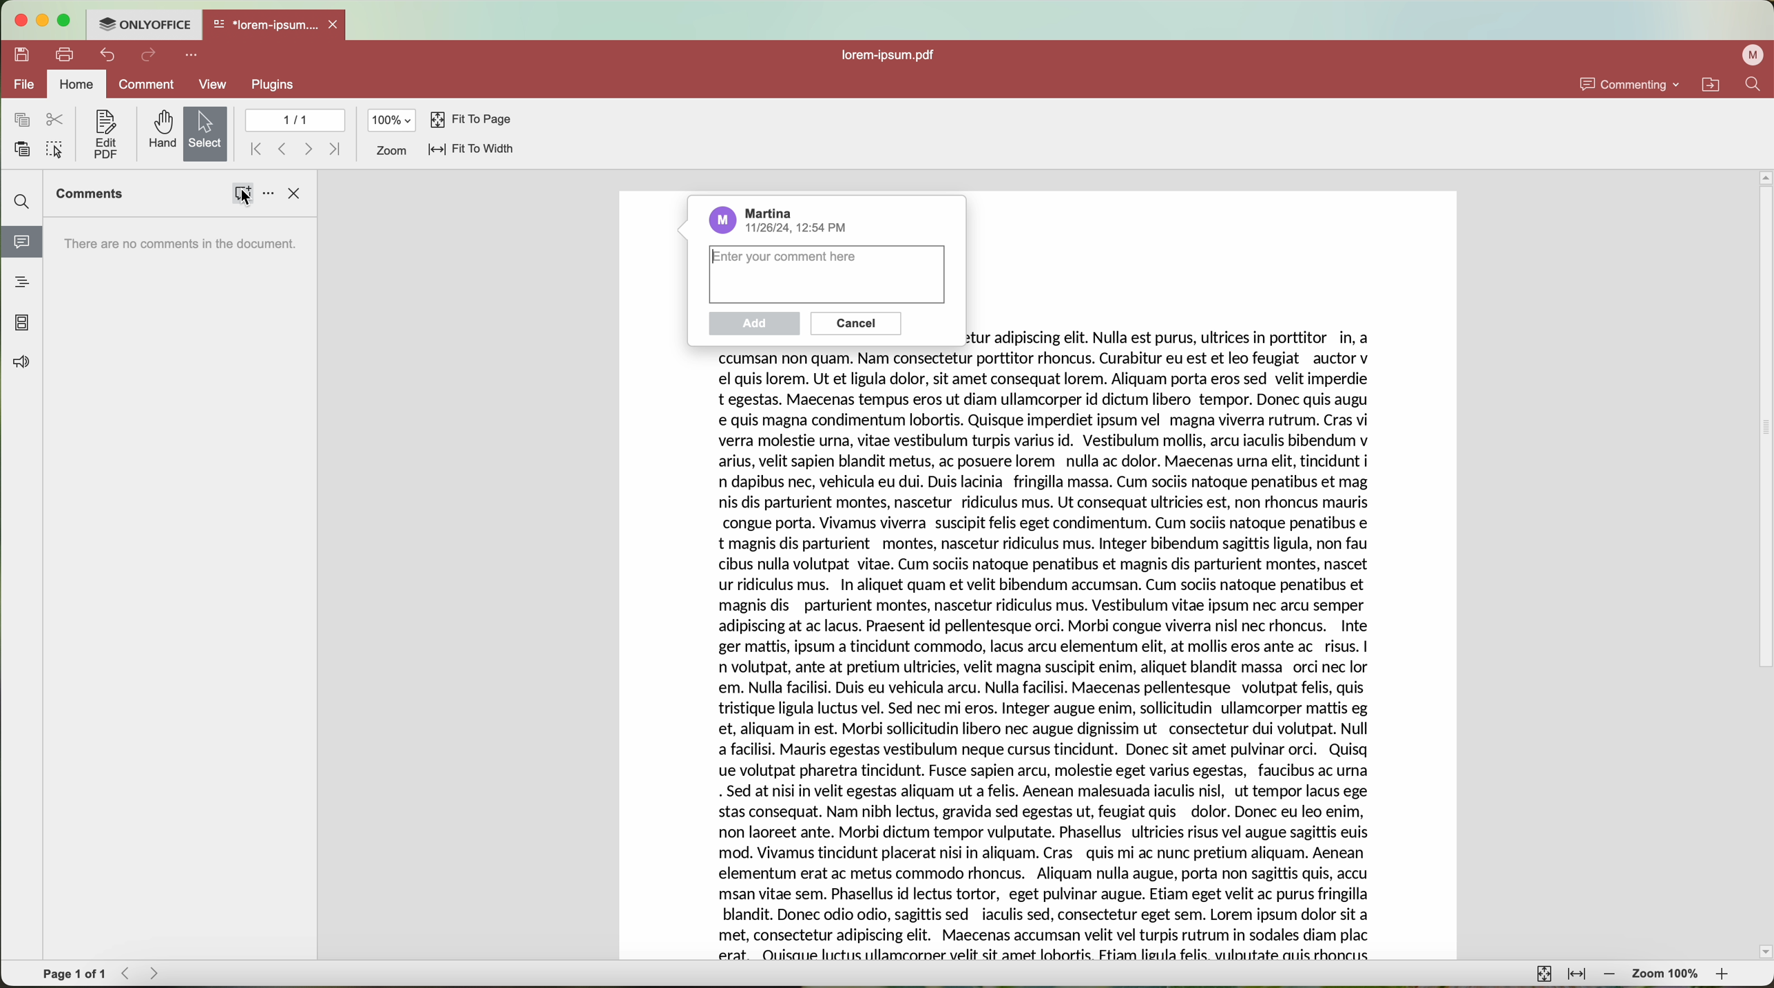 The height and width of the screenshot is (988, 1774). What do you see at coordinates (296, 193) in the screenshot?
I see `close side bar` at bounding box center [296, 193].